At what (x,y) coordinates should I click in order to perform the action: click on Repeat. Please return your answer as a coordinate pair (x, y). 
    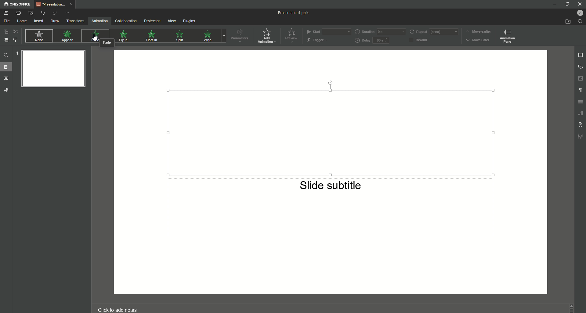
    Looking at the image, I should click on (435, 32).